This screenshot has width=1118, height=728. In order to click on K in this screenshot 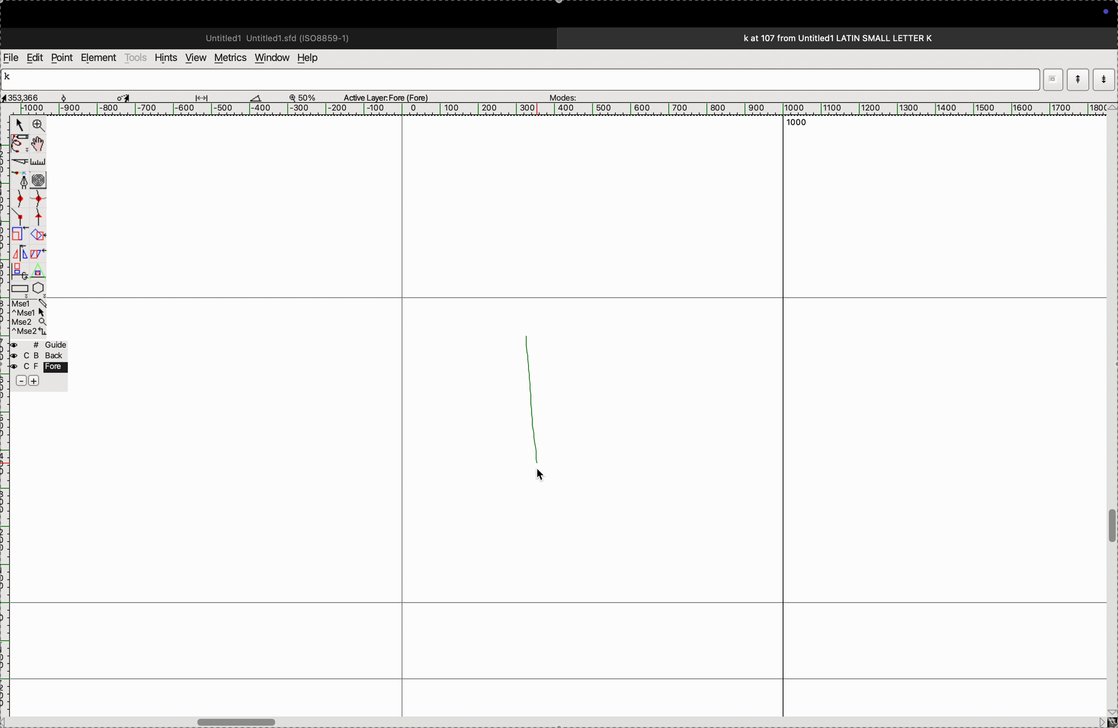, I will do `click(11, 78)`.